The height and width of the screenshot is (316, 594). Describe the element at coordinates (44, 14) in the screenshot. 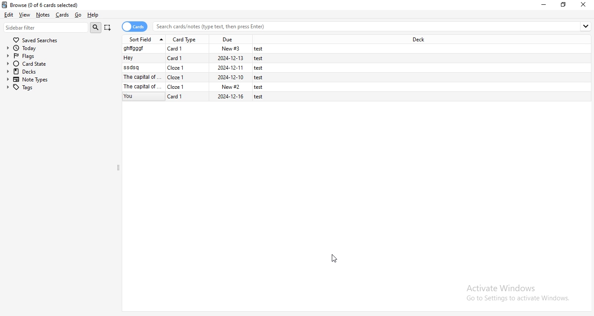

I see `notes` at that location.